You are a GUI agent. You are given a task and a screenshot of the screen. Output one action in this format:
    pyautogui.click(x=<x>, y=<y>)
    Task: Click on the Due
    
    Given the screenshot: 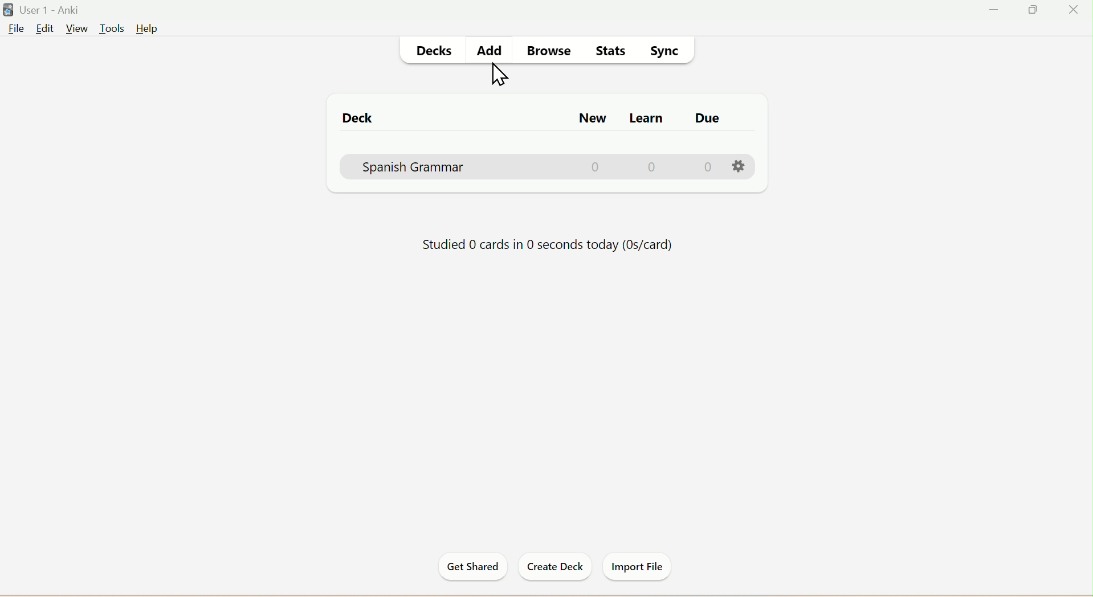 What is the action you would take?
    pyautogui.click(x=712, y=116)
    